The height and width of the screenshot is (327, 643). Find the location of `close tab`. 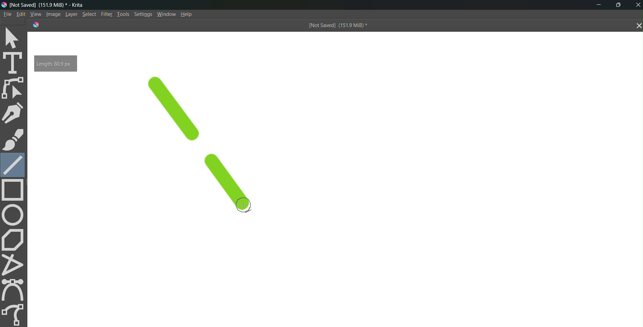

close tab is located at coordinates (637, 26).